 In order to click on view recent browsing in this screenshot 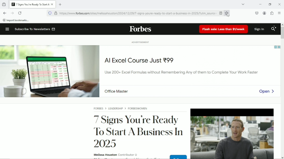, I will do `click(4, 4)`.